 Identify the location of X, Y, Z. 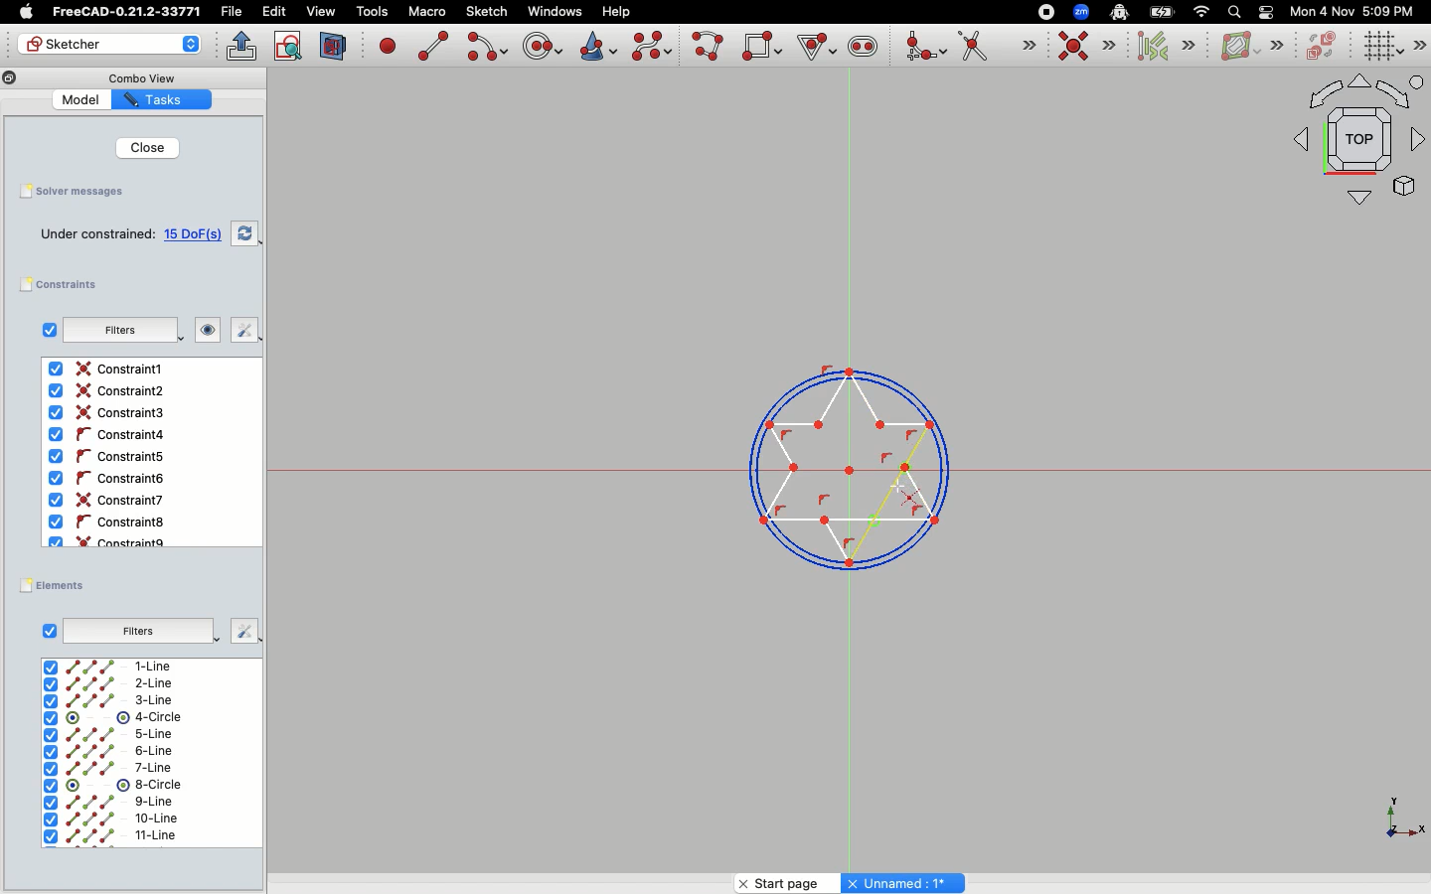
(1392, 823).